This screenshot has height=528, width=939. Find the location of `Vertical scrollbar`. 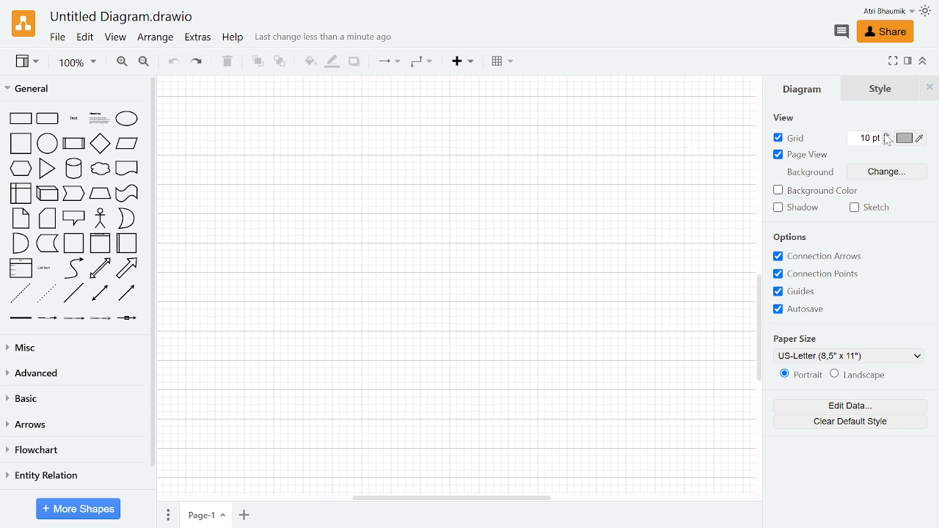

Vertical scrollbar is located at coordinates (759, 326).